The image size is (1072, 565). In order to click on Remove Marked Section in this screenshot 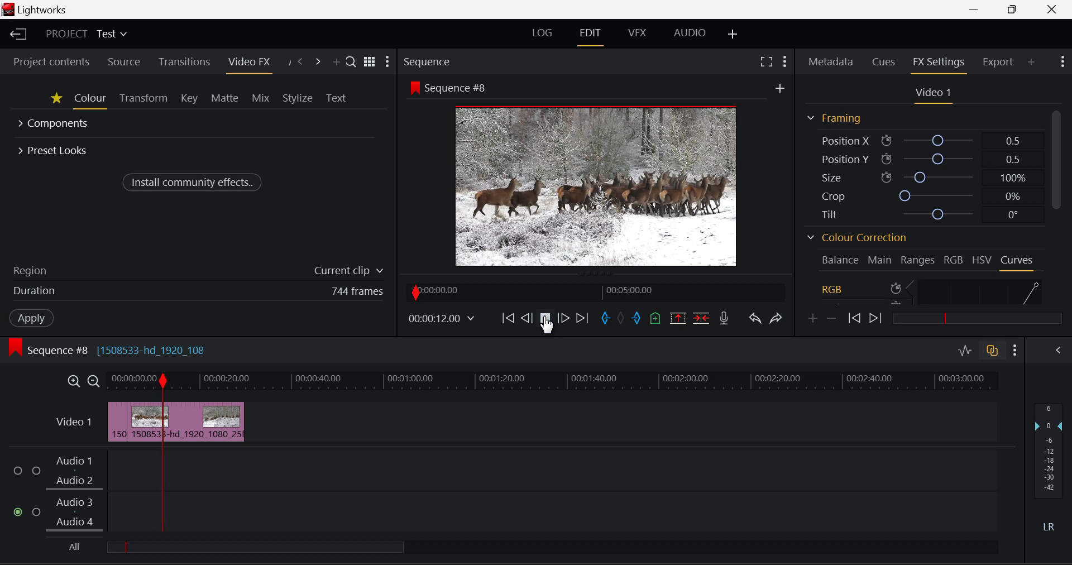, I will do `click(679, 318)`.